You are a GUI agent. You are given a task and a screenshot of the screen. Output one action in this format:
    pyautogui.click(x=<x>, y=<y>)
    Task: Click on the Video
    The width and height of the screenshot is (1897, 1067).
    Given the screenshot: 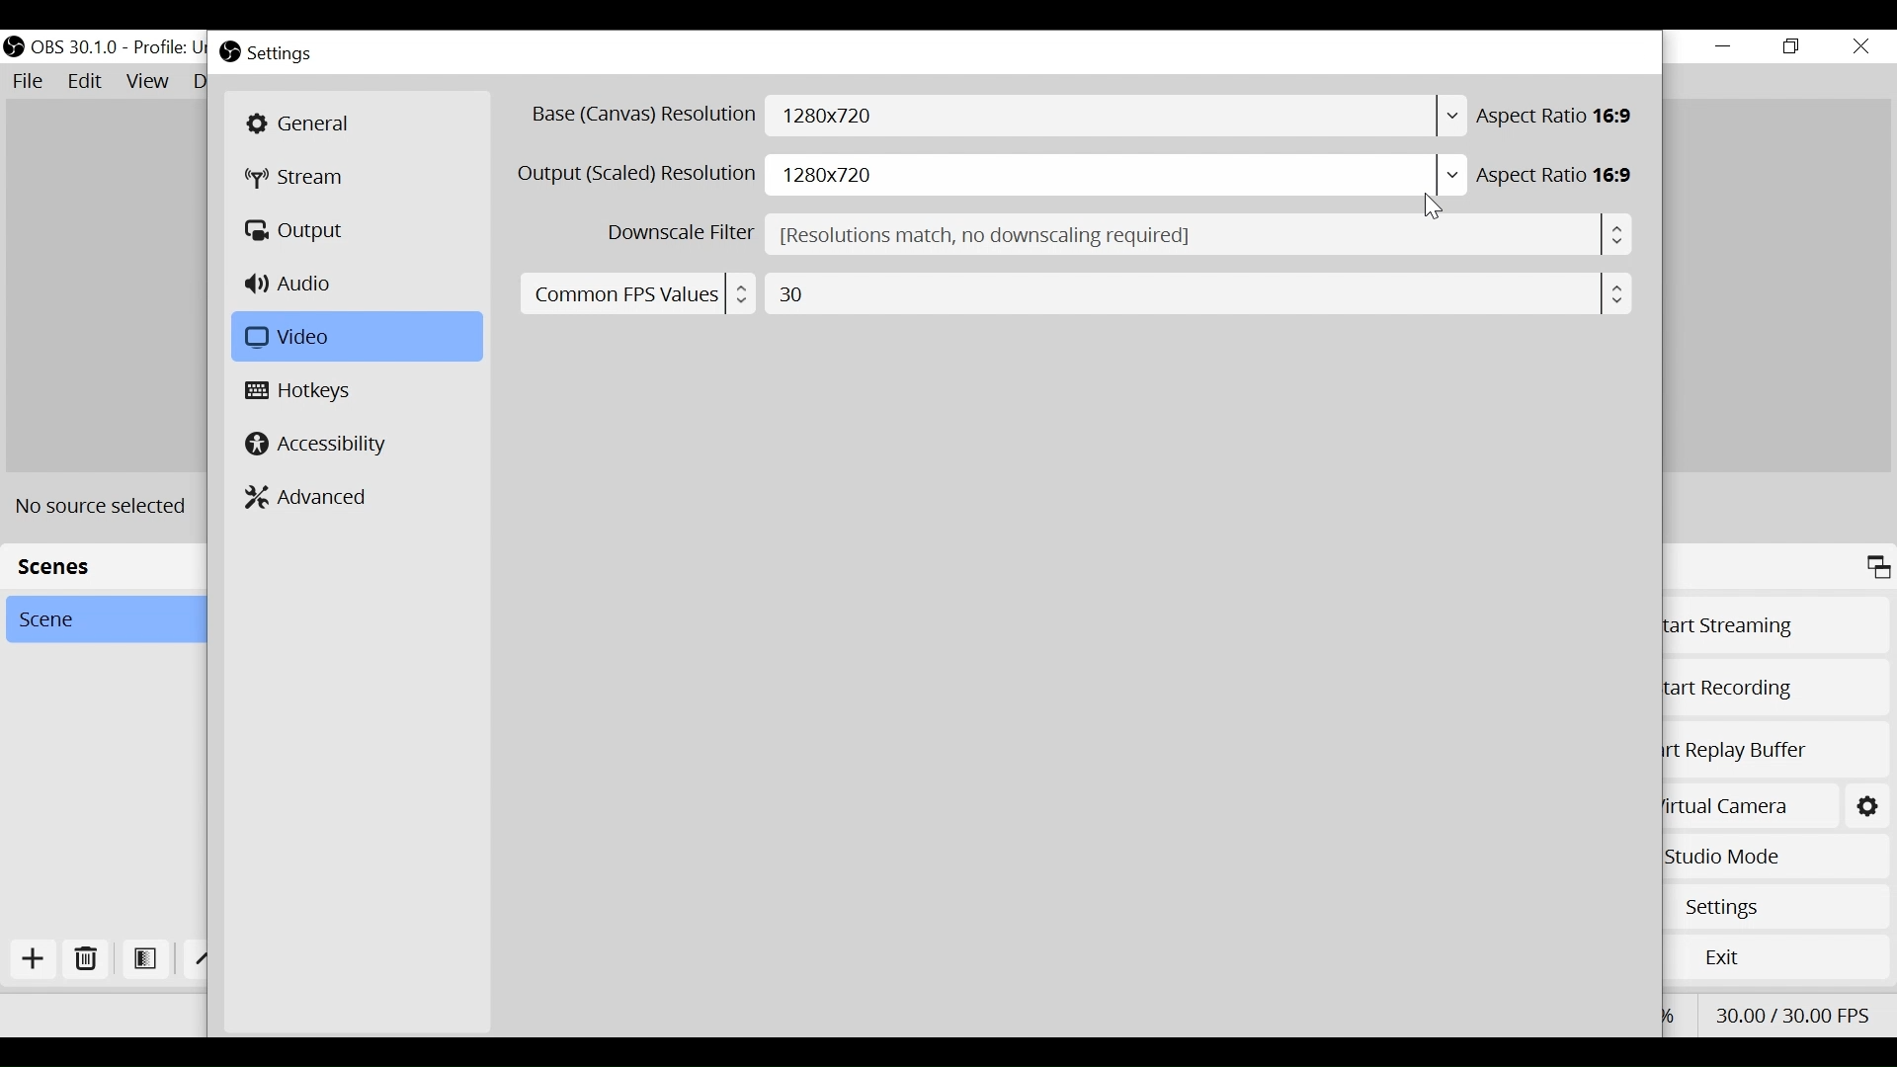 What is the action you would take?
    pyautogui.click(x=353, y=337)
    